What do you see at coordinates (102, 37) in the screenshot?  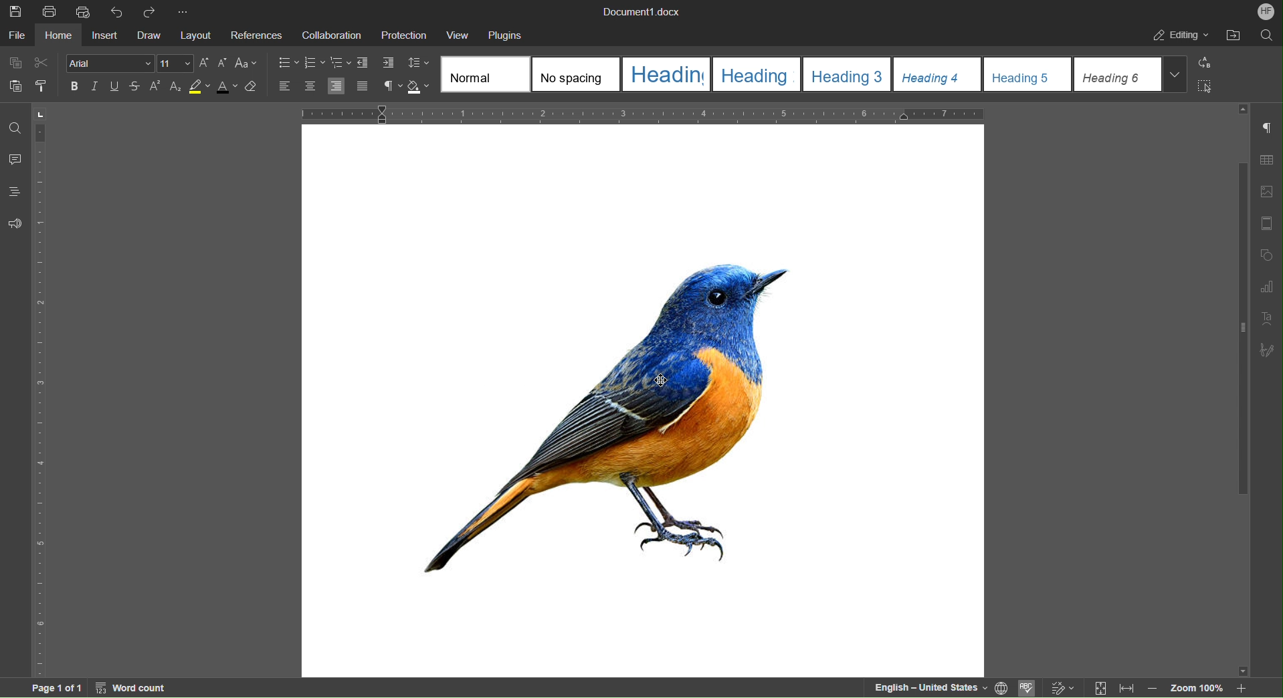 I see `Insert` at bounding box center [102, 37].